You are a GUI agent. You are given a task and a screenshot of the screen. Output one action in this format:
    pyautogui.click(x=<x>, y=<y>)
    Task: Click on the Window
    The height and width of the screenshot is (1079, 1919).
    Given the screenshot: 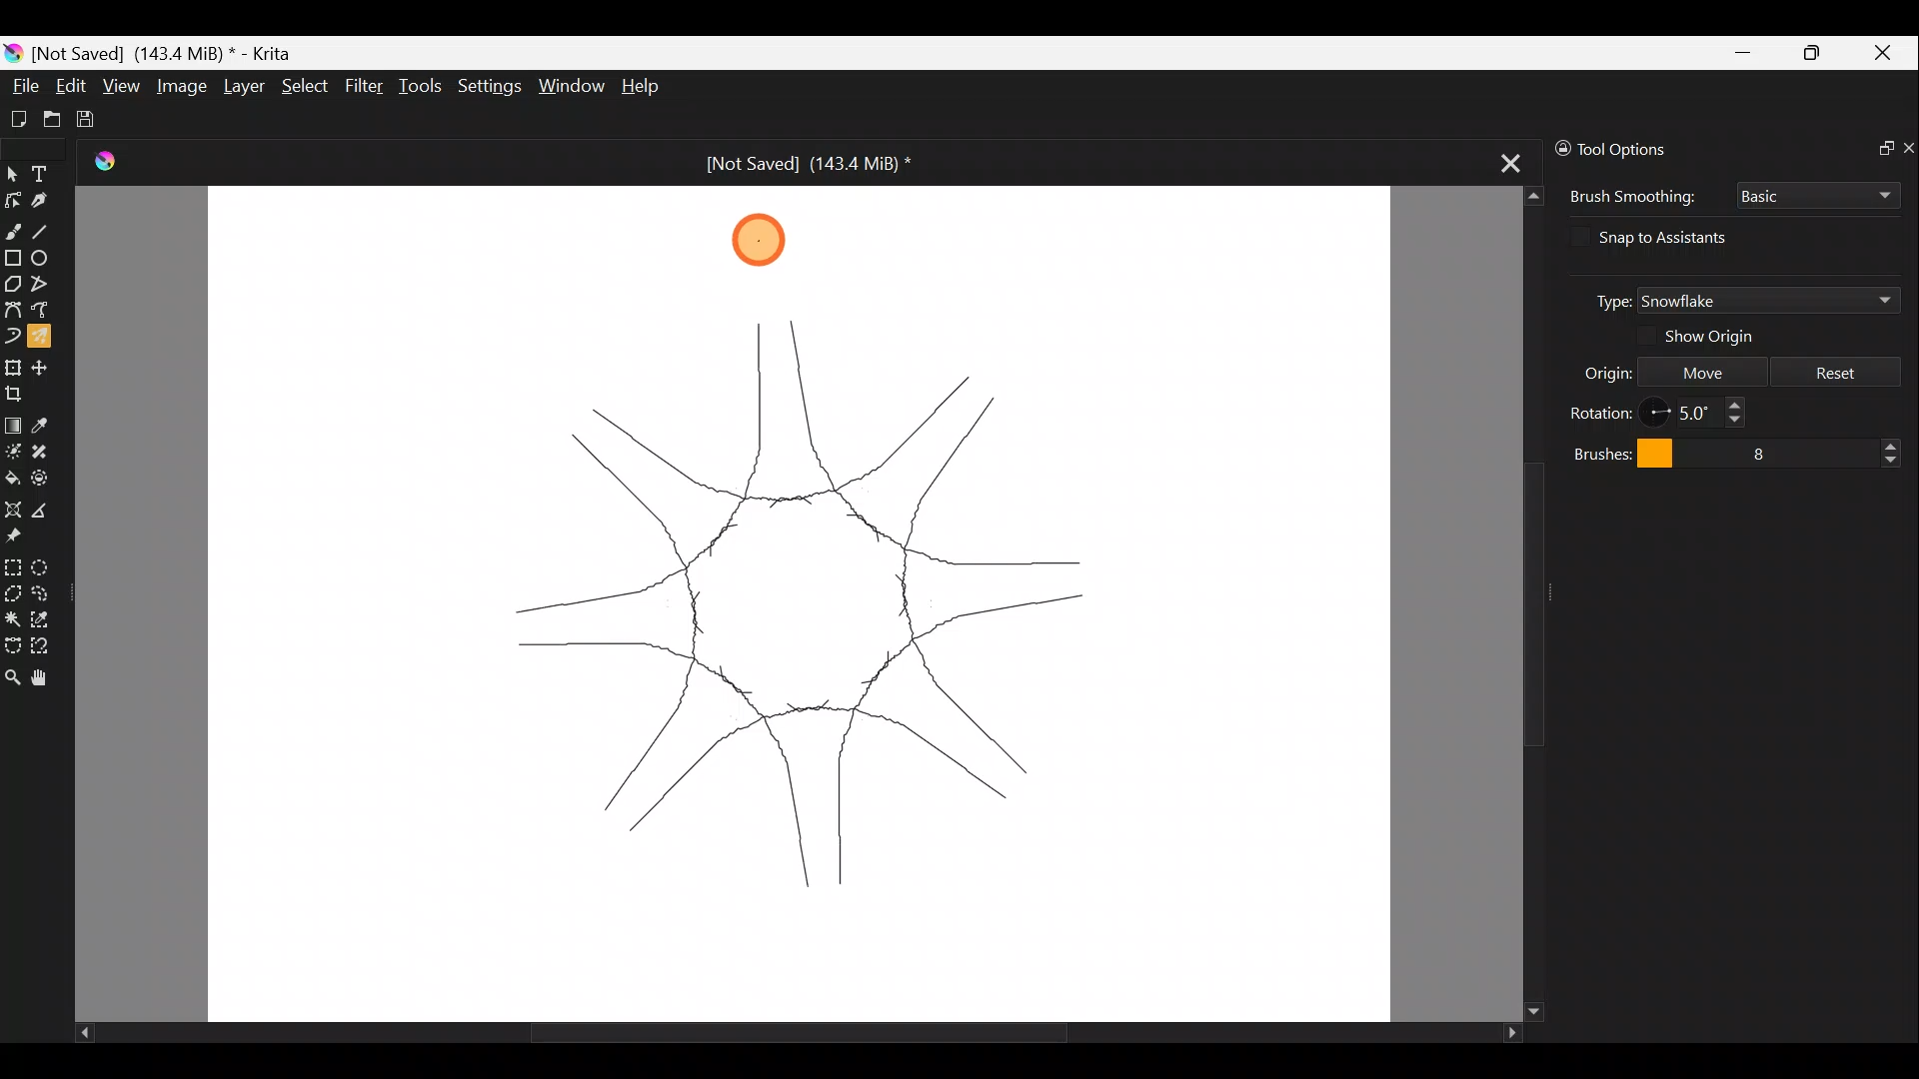 What is the action you would take?
    pyautogui.click(x=570, y=87)
    